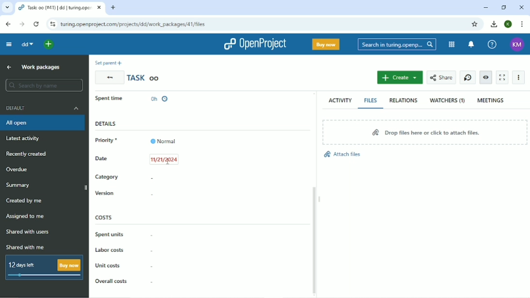  I want to click on Work packages, so click(40, 67).